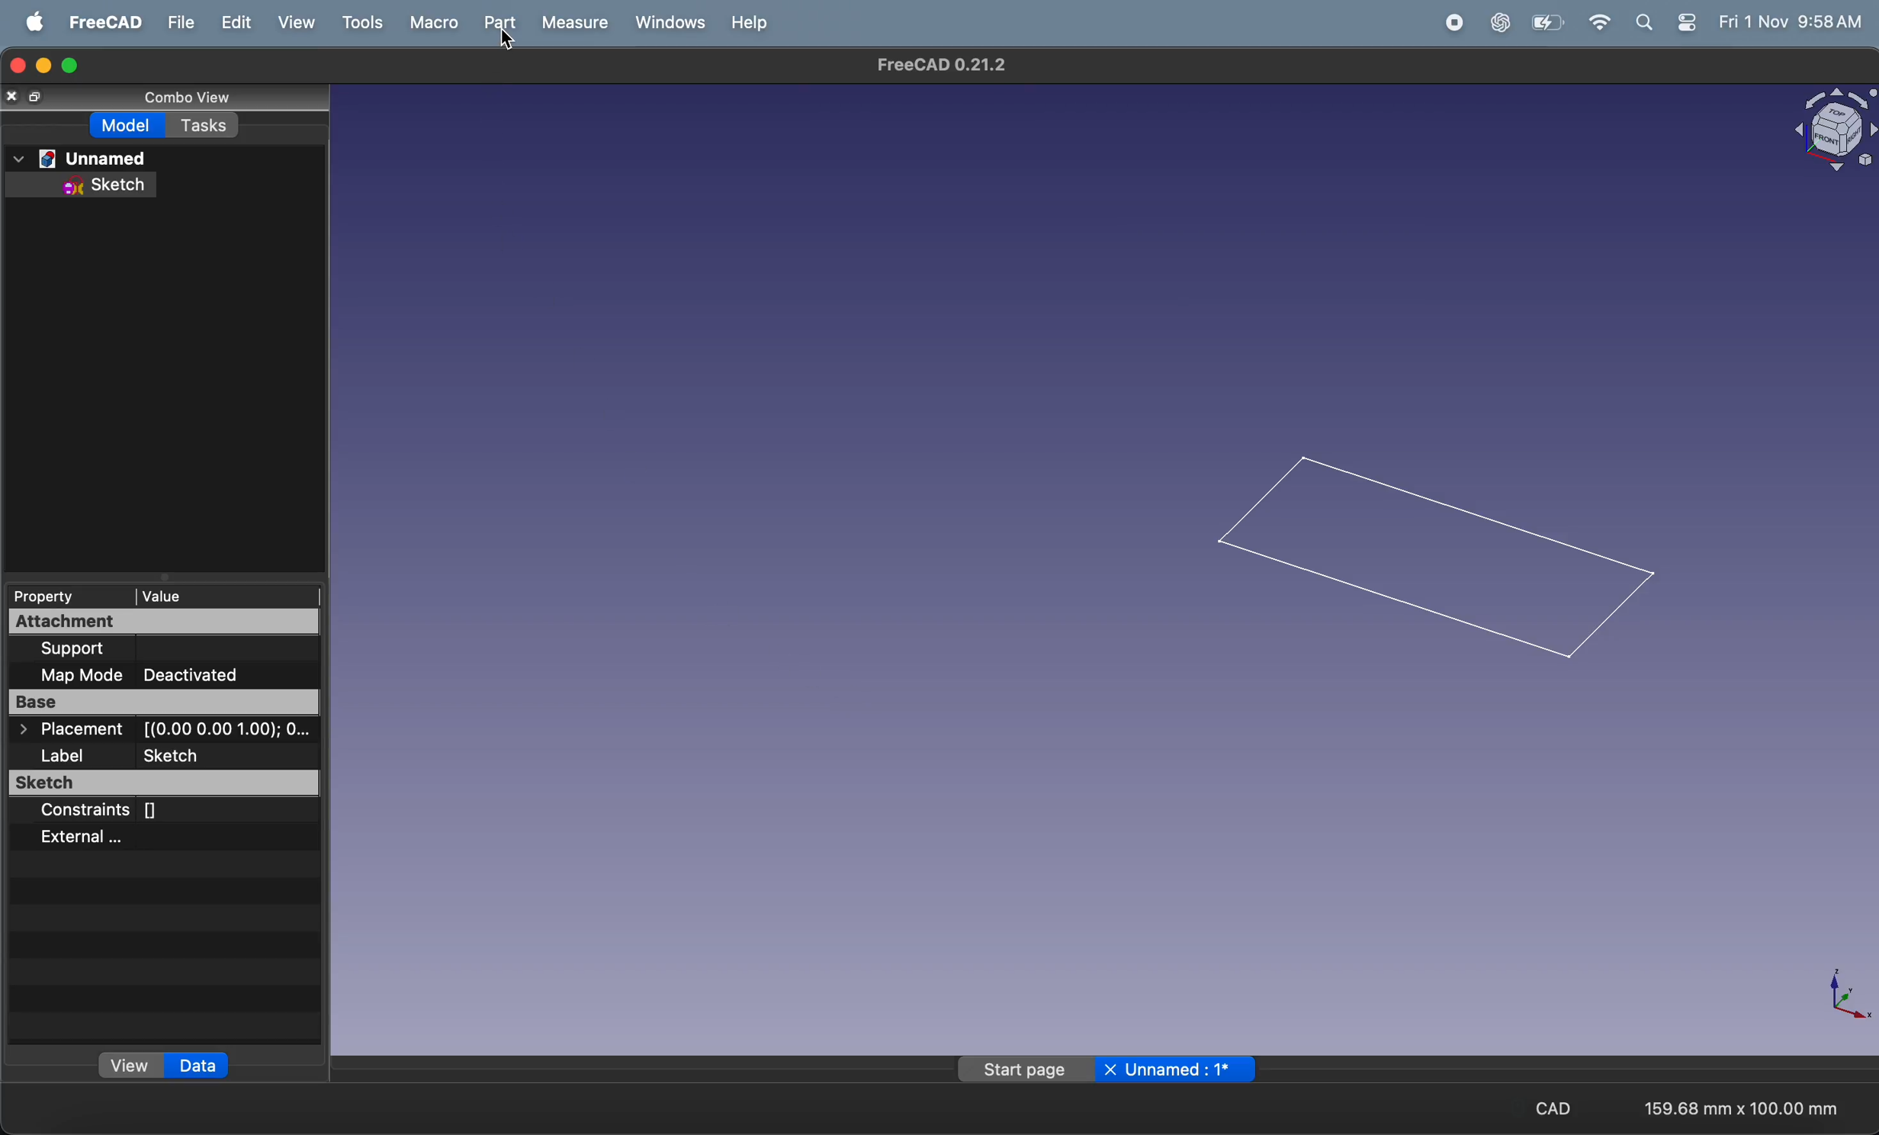 The height and width of the screenshot is (1135, 1879). What do you see at coordinates (207, 130) in the screenshot?
I see `tasks` at bounding box center [207, 130].